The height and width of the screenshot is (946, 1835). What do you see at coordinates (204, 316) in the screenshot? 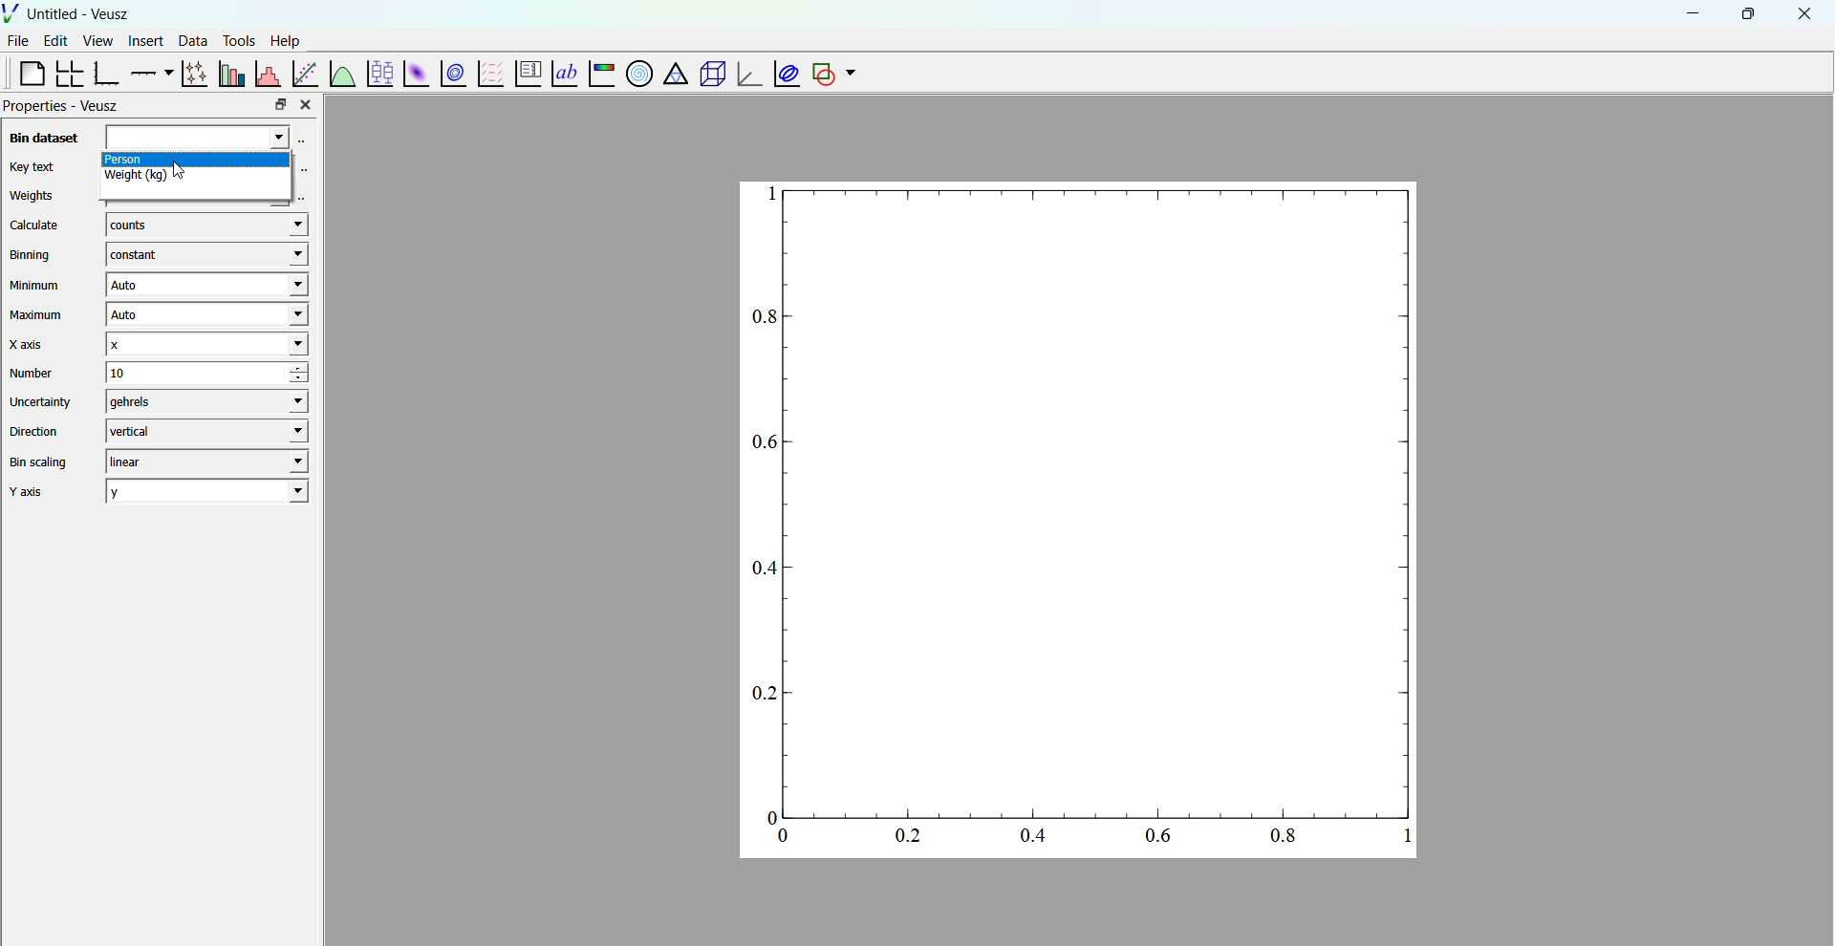
I see `Auto ` at bounding box center [204, 316].